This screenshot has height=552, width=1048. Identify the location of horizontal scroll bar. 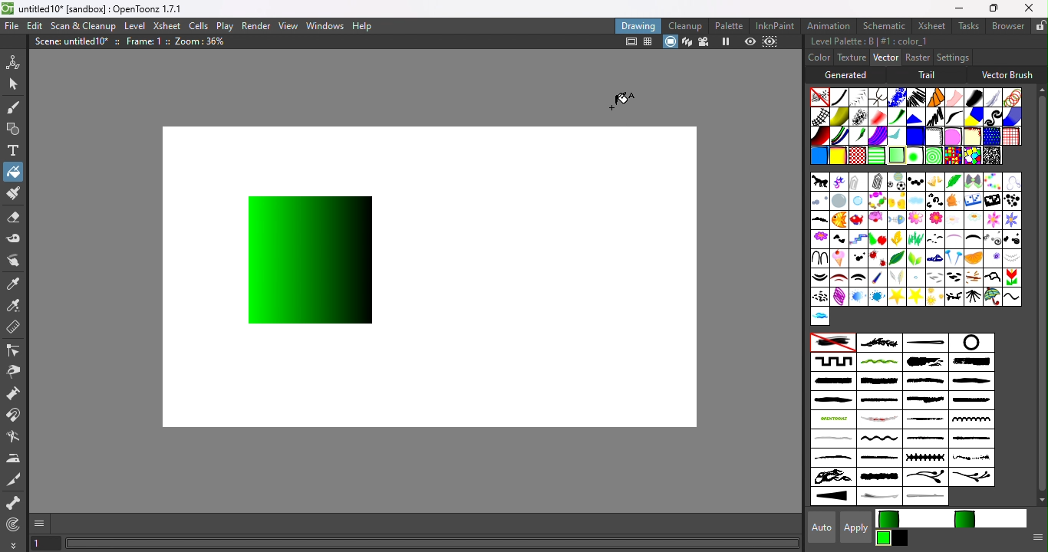
(433, 544).